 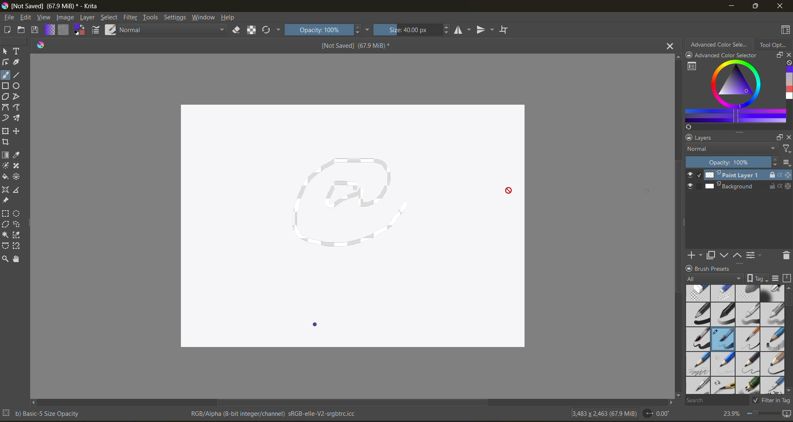 What do you see at coordinates (772, 314) in the screenshot?
I see `grey pen` at bounding box center [772, 314].